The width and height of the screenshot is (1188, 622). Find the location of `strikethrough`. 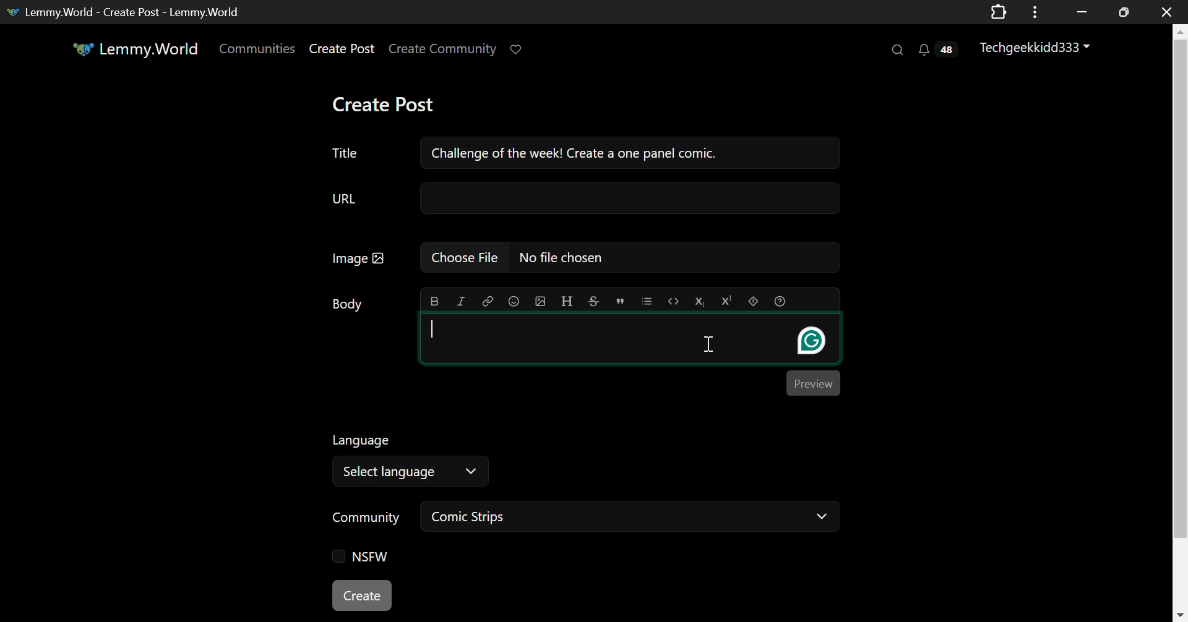

strikethrough is located at coordinates (593, 302).